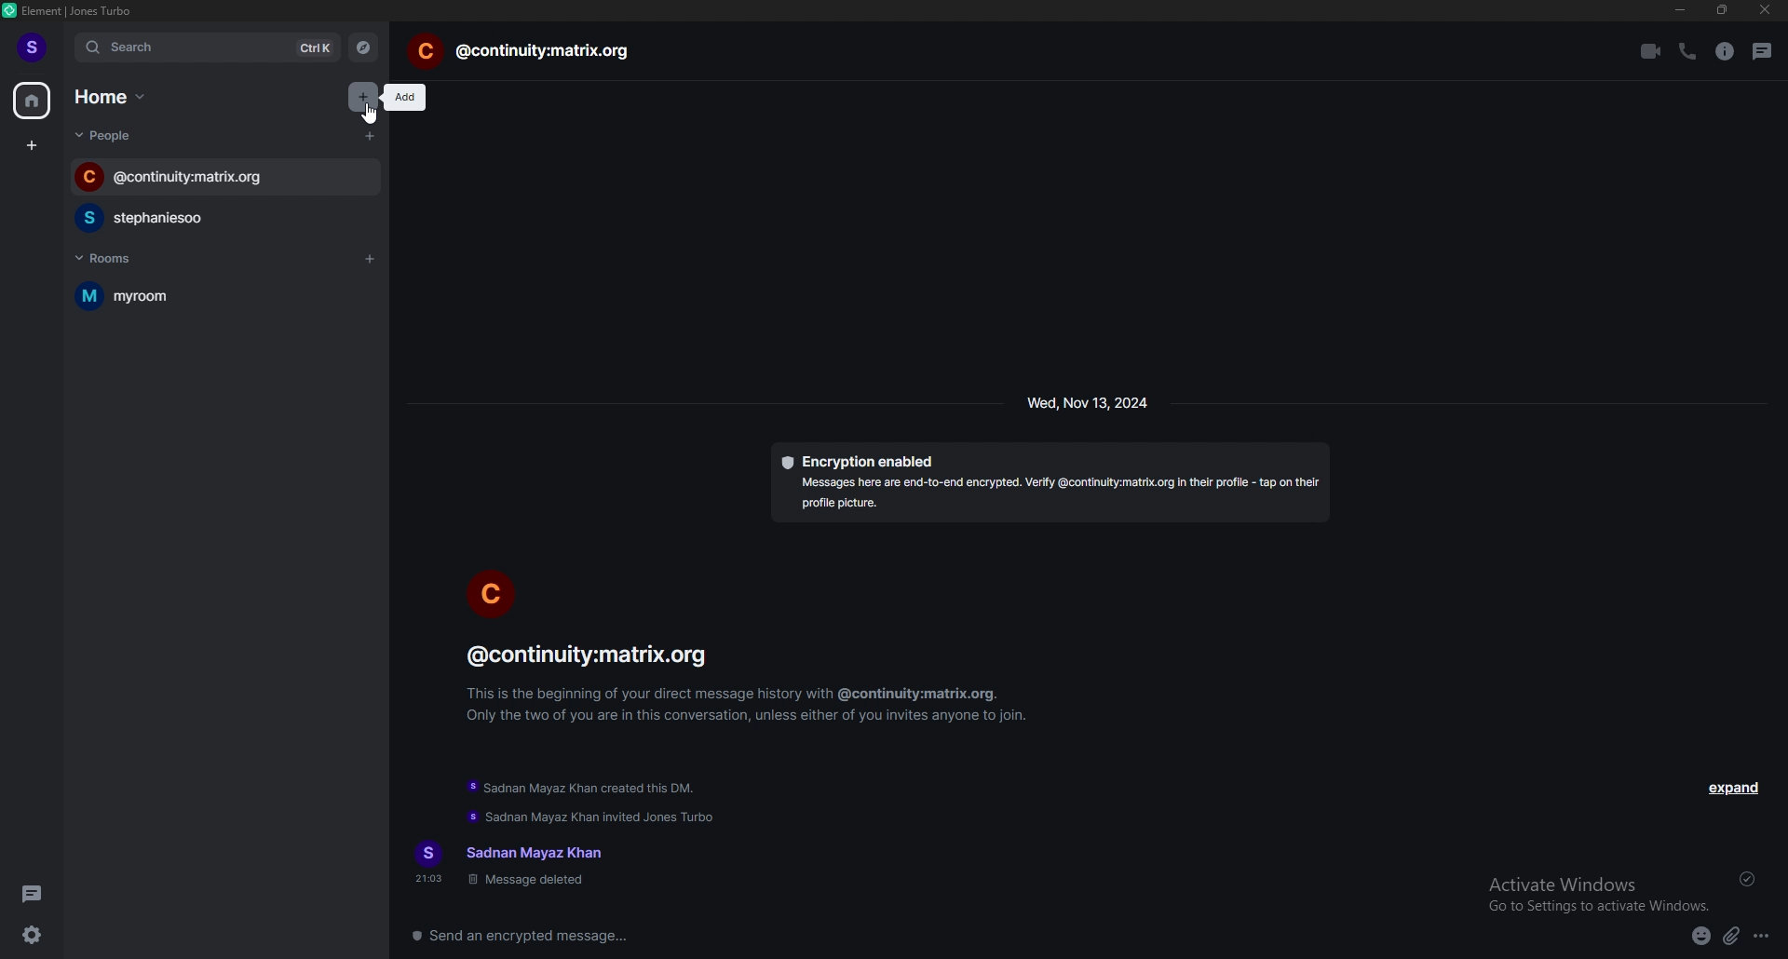 This screenshot has width=1788, height=959. What do you see at coordinates (227, 177) in the screenshot?
I see `chat` at bounding box center [227, 177].